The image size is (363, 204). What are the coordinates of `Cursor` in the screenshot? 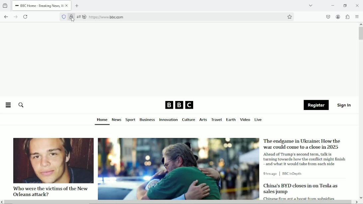 It's located at (73, 20).